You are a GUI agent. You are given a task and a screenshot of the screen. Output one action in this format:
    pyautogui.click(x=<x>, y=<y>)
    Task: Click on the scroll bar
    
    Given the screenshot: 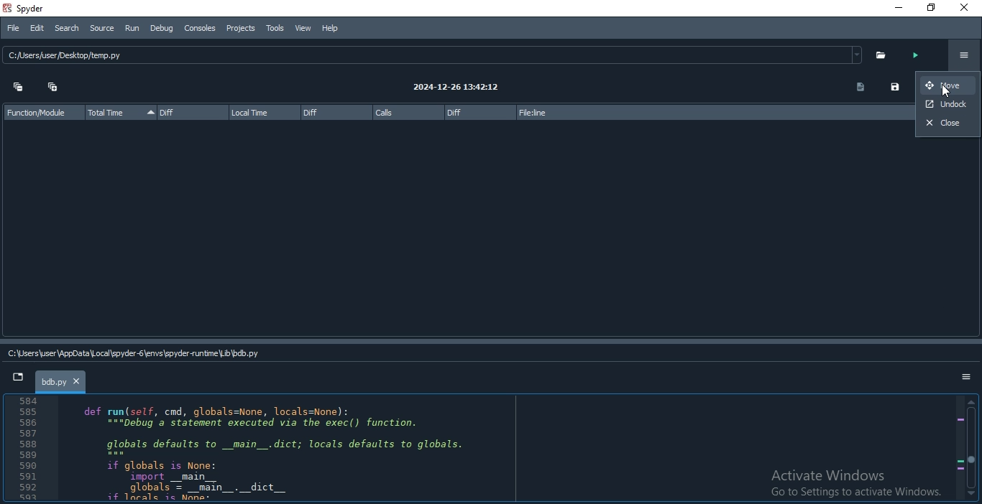 What is the action you would take?
    pyautogui.click(x=971, y=449)
    